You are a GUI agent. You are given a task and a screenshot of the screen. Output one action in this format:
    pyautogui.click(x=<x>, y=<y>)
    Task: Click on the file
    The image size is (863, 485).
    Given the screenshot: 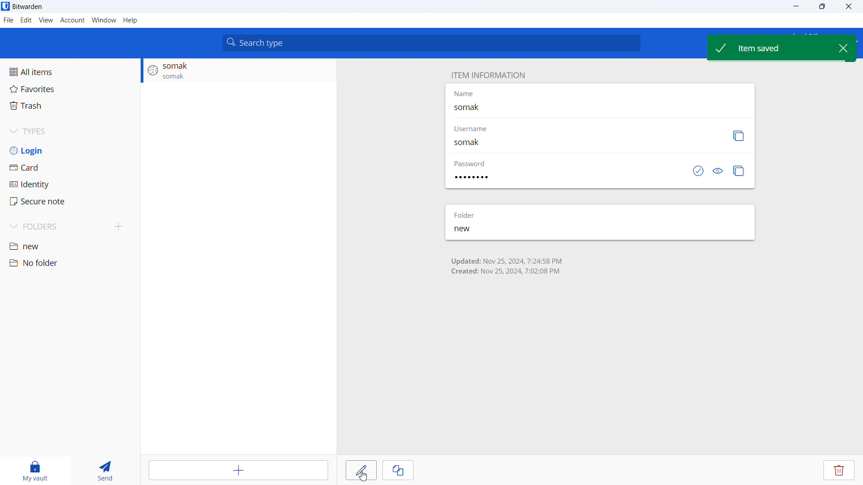 What is the action you would take?
    pyautogui.click(x=9, y=20)
    